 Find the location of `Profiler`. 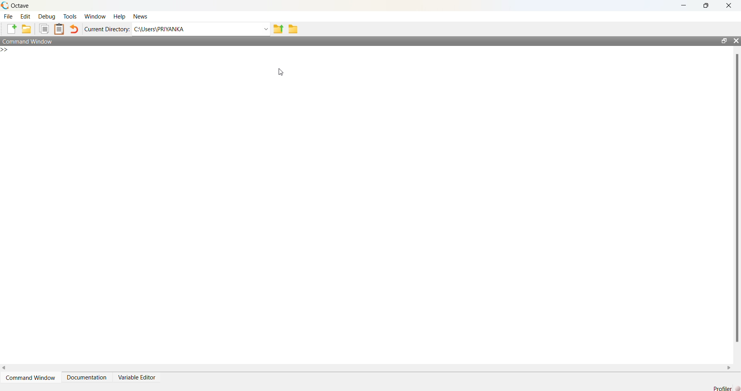

Profiler is located at coordinates (722, 388).